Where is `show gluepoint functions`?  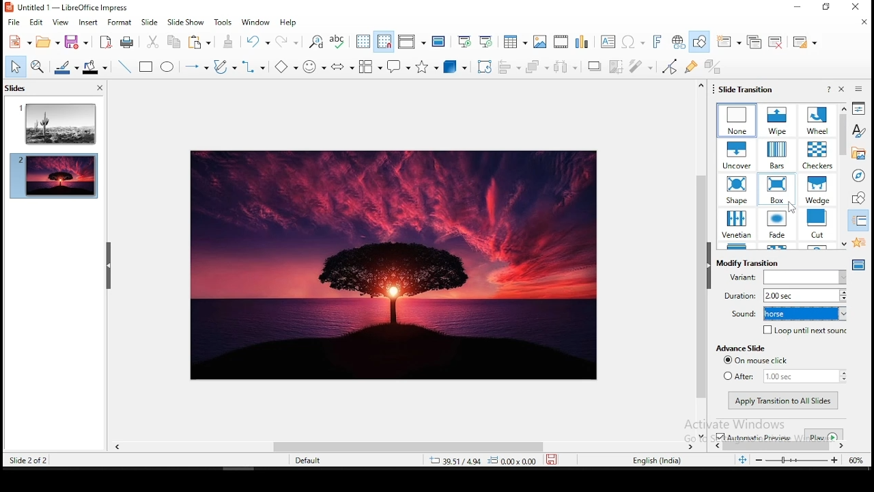 show gluepoint functions is located at coordinates (690, 66).